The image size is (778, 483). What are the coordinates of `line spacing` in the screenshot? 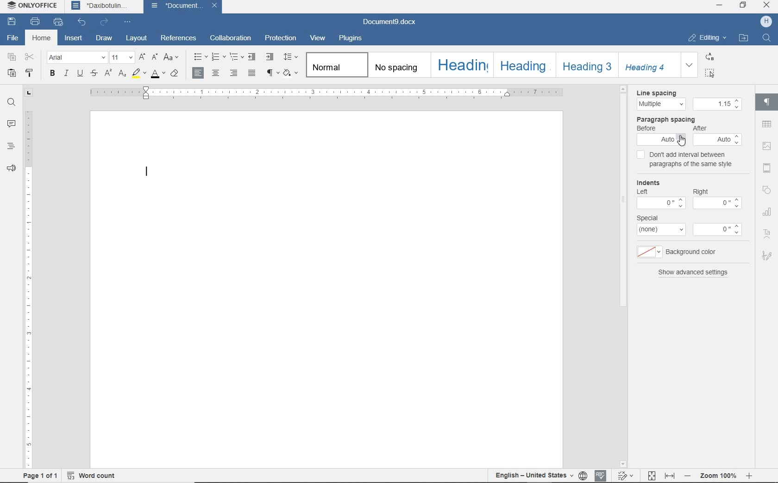 It's located at (661, 104).